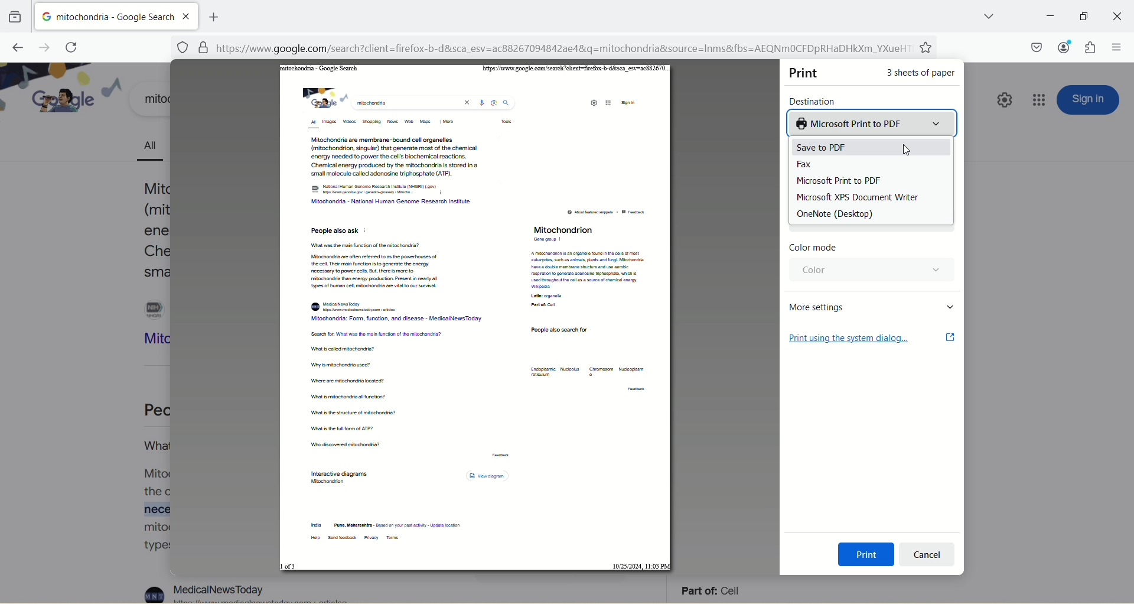 The width and height of the screenshot is (1134, 604). I want to click on open application menu, so click(1116, 48).